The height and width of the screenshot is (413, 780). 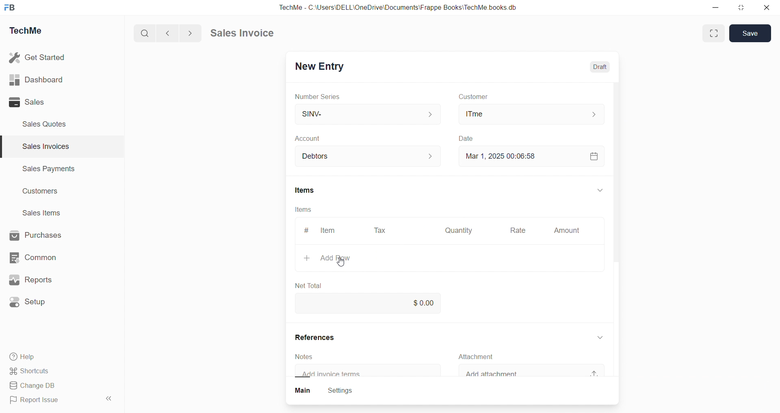 What do you see at coordinates (32, 305) in the screenshot?
I see `@ Setup` at bounding box center [32, 305].